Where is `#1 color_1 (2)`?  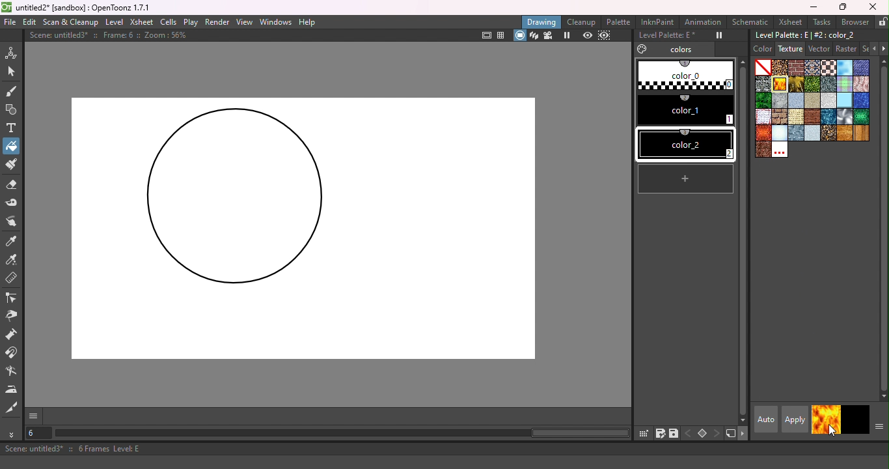
#1 color_1 (2) is located at coordinates (683, 111).